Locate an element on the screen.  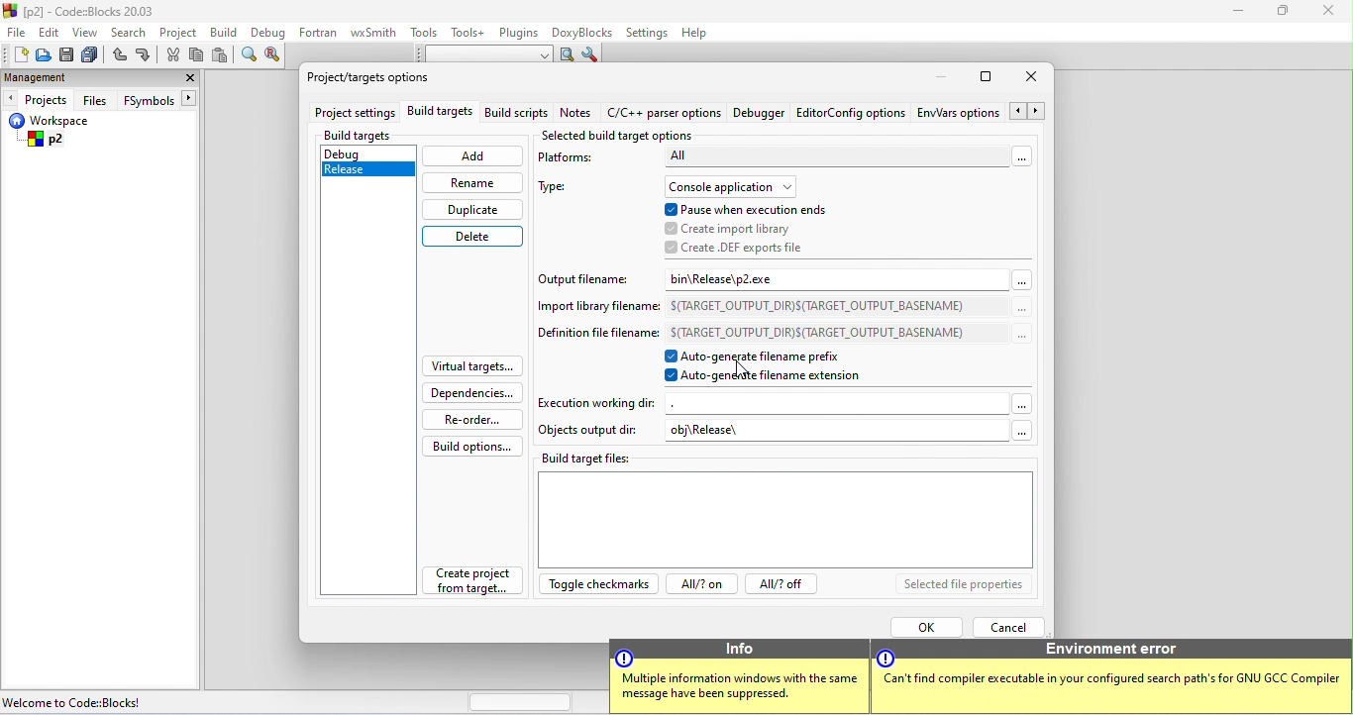
output file is located at coordinates (589, 277).